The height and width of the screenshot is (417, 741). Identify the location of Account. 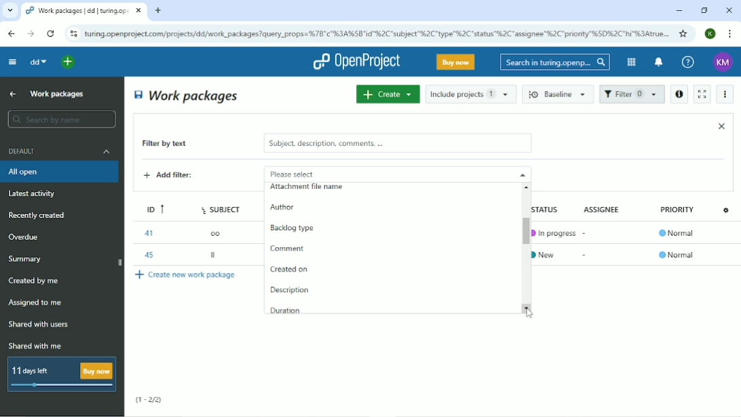
(723, 62).